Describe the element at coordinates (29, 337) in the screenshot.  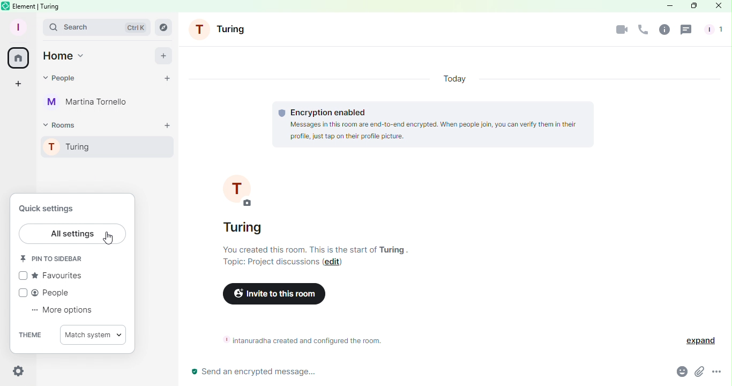
I see `Theme` at that location.